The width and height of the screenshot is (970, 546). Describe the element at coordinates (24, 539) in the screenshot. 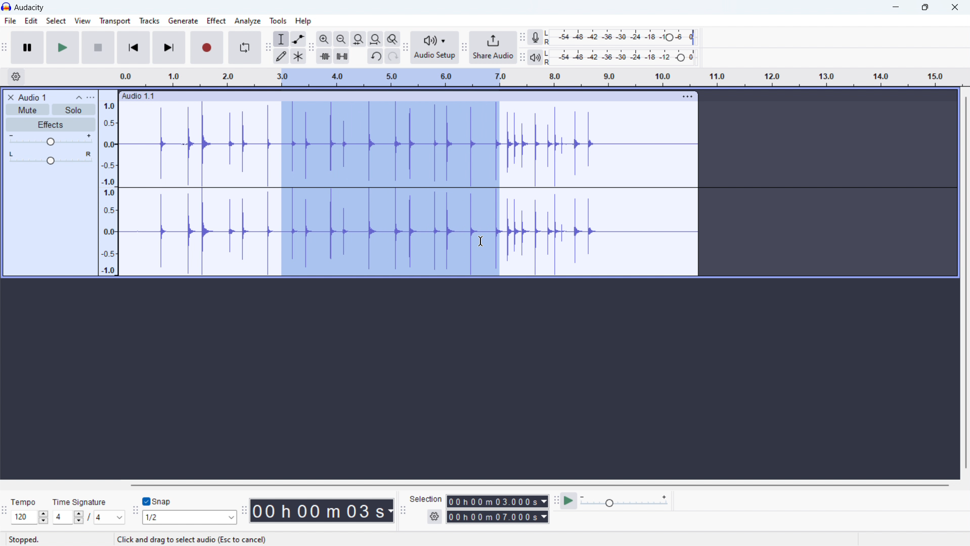

I see `Stopped` at that location.